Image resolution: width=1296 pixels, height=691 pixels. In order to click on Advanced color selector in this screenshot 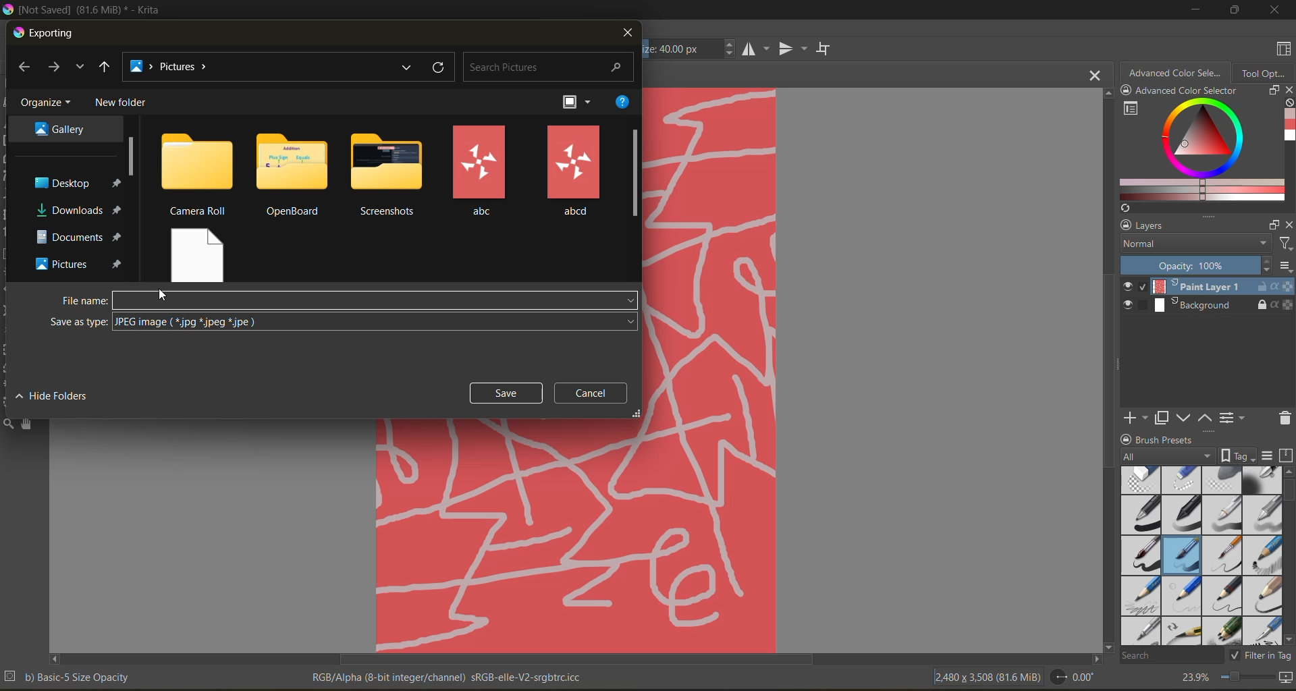, I will do `click(1288, 127)`.